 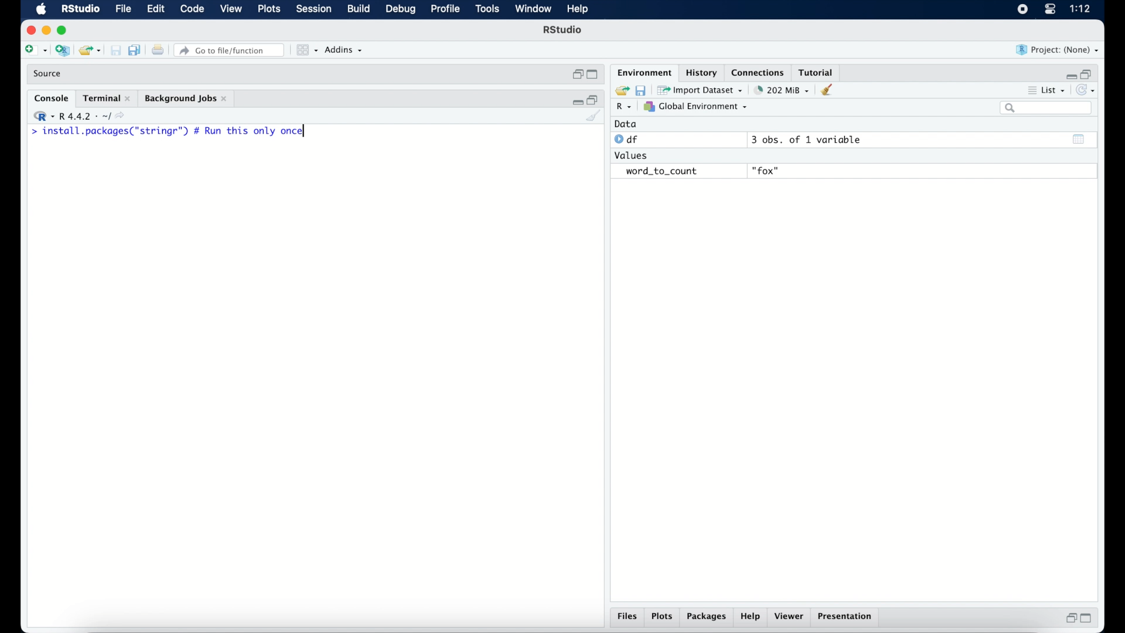 I want to click on values, so click(x=632, y=154).